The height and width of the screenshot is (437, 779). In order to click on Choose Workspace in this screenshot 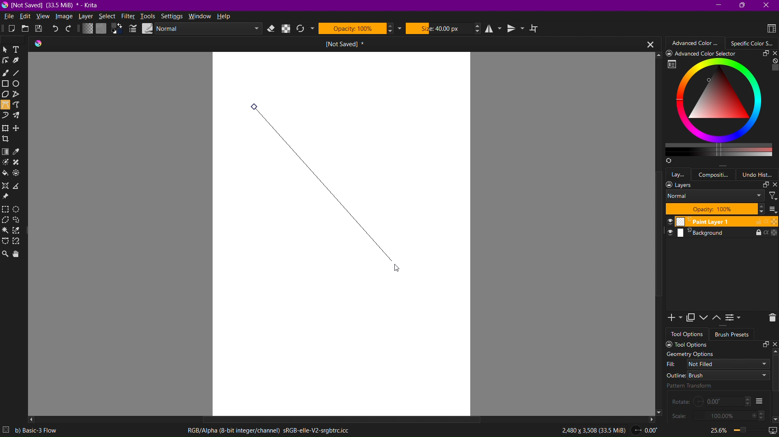, I will do `click(768, 28)`.